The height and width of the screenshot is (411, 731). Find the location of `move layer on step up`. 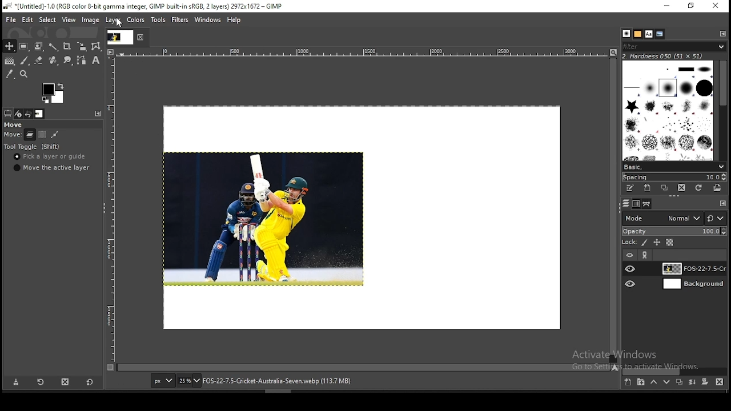

move layer on step up is located at coordinates (653, 383).